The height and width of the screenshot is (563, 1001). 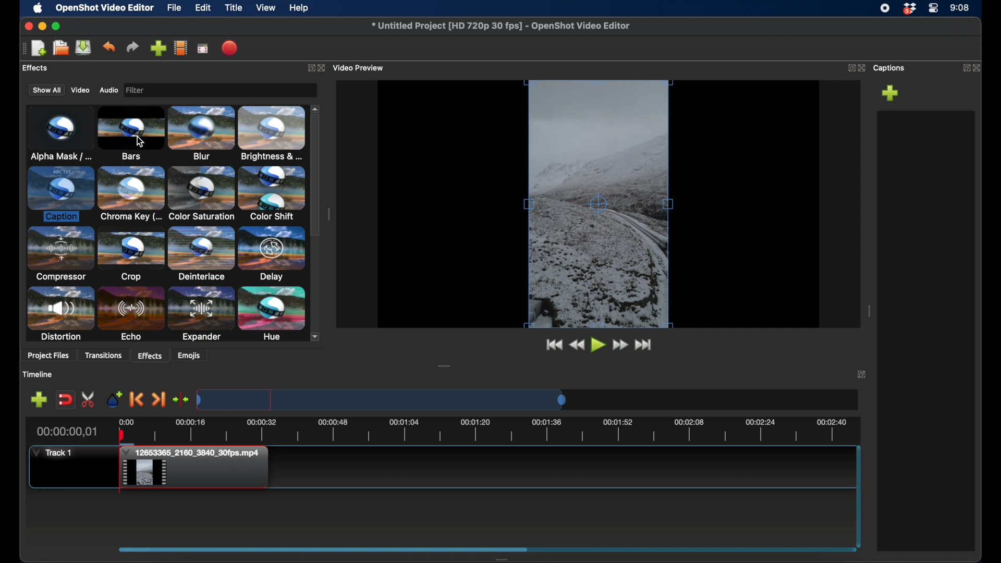 I want to click on timeline, so click(x=499, y=431).